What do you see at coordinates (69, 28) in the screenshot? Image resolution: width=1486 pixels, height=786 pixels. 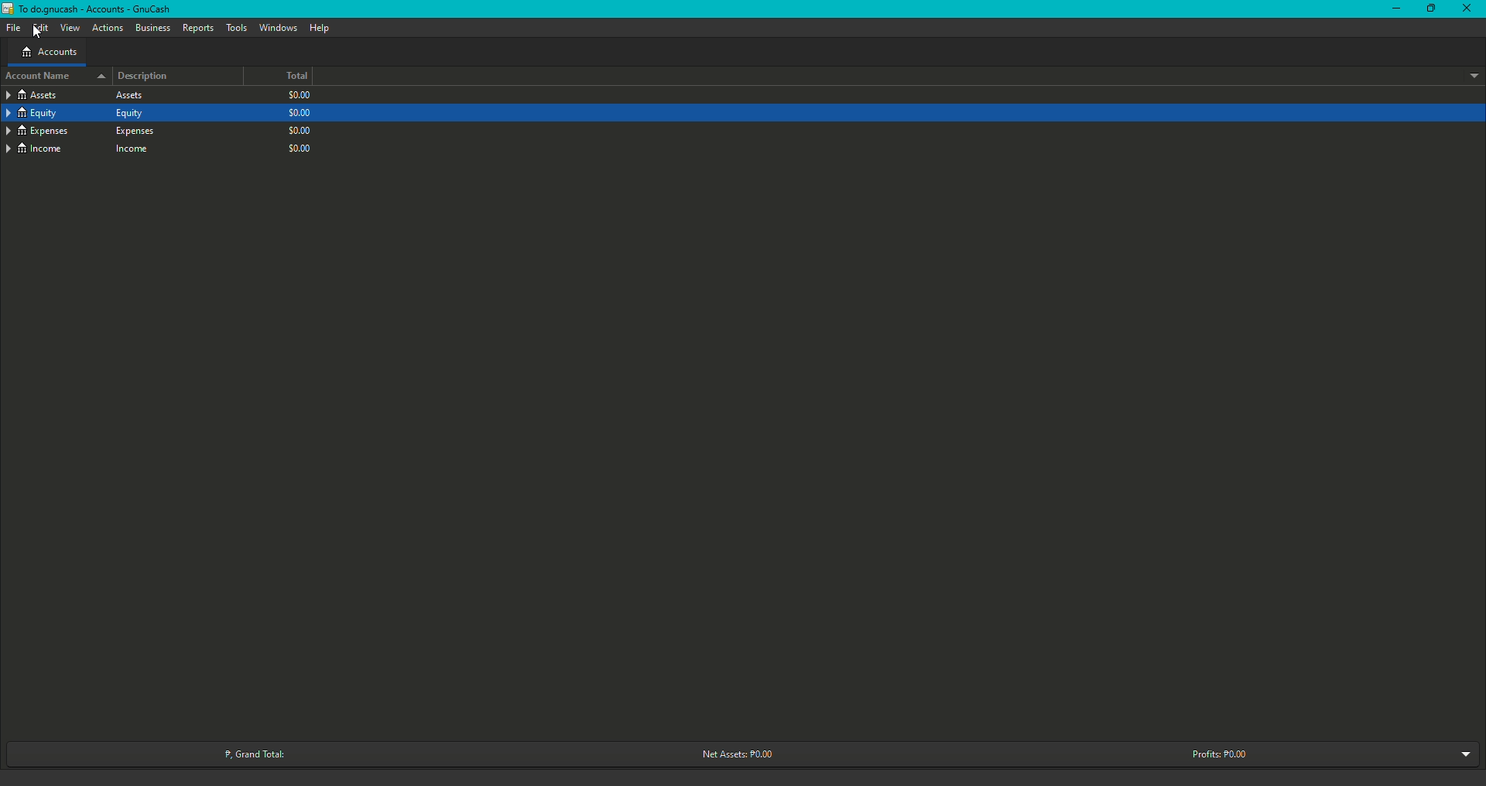 I see `View` at bounding box center [69, 28].